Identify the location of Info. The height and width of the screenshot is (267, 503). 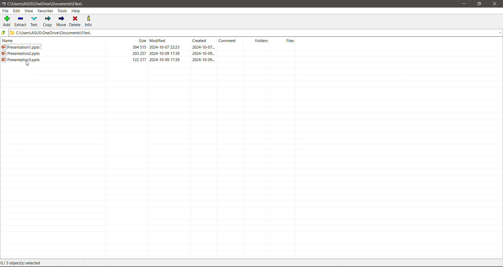
(89, 21).